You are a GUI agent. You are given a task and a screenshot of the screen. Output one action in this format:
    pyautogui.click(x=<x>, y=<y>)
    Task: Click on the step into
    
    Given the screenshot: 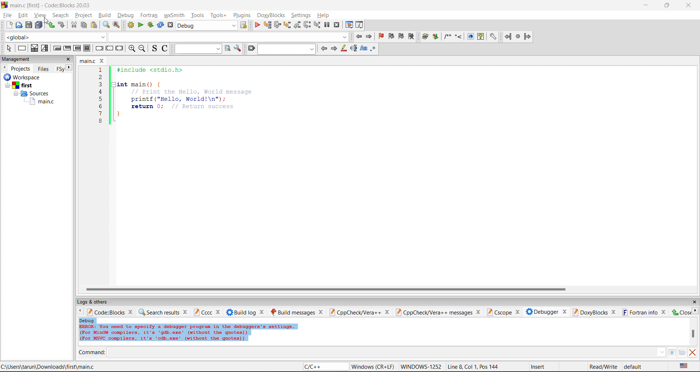 What is the action you would take?
    pyautogui.click(x=289, y=25)
    